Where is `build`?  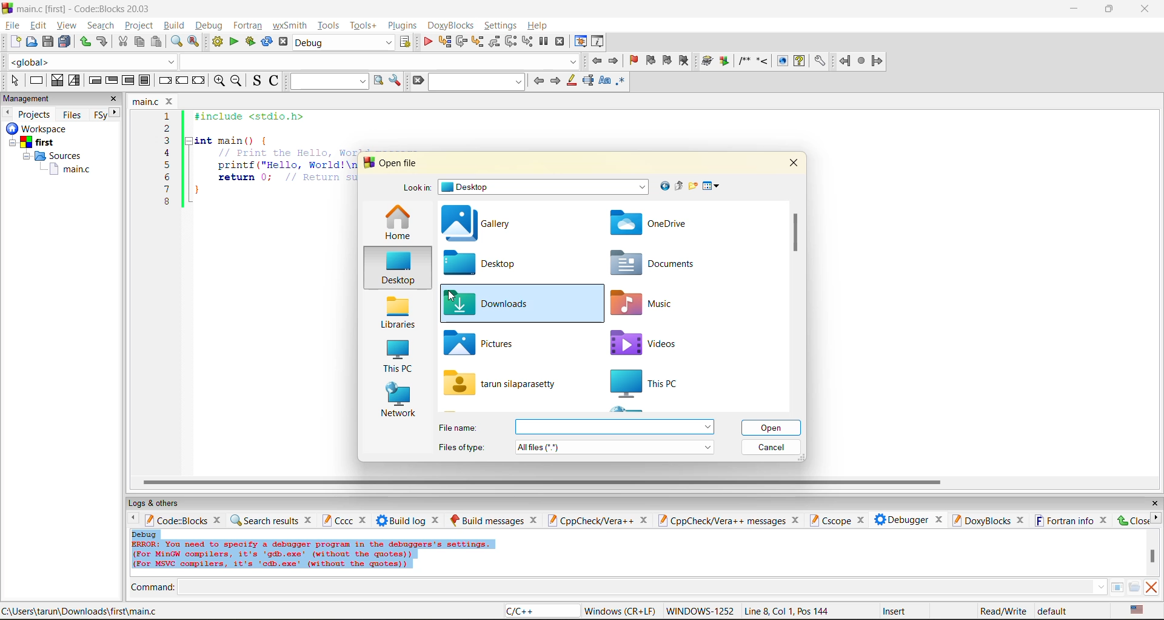 build is located at coordinates (707, 61).